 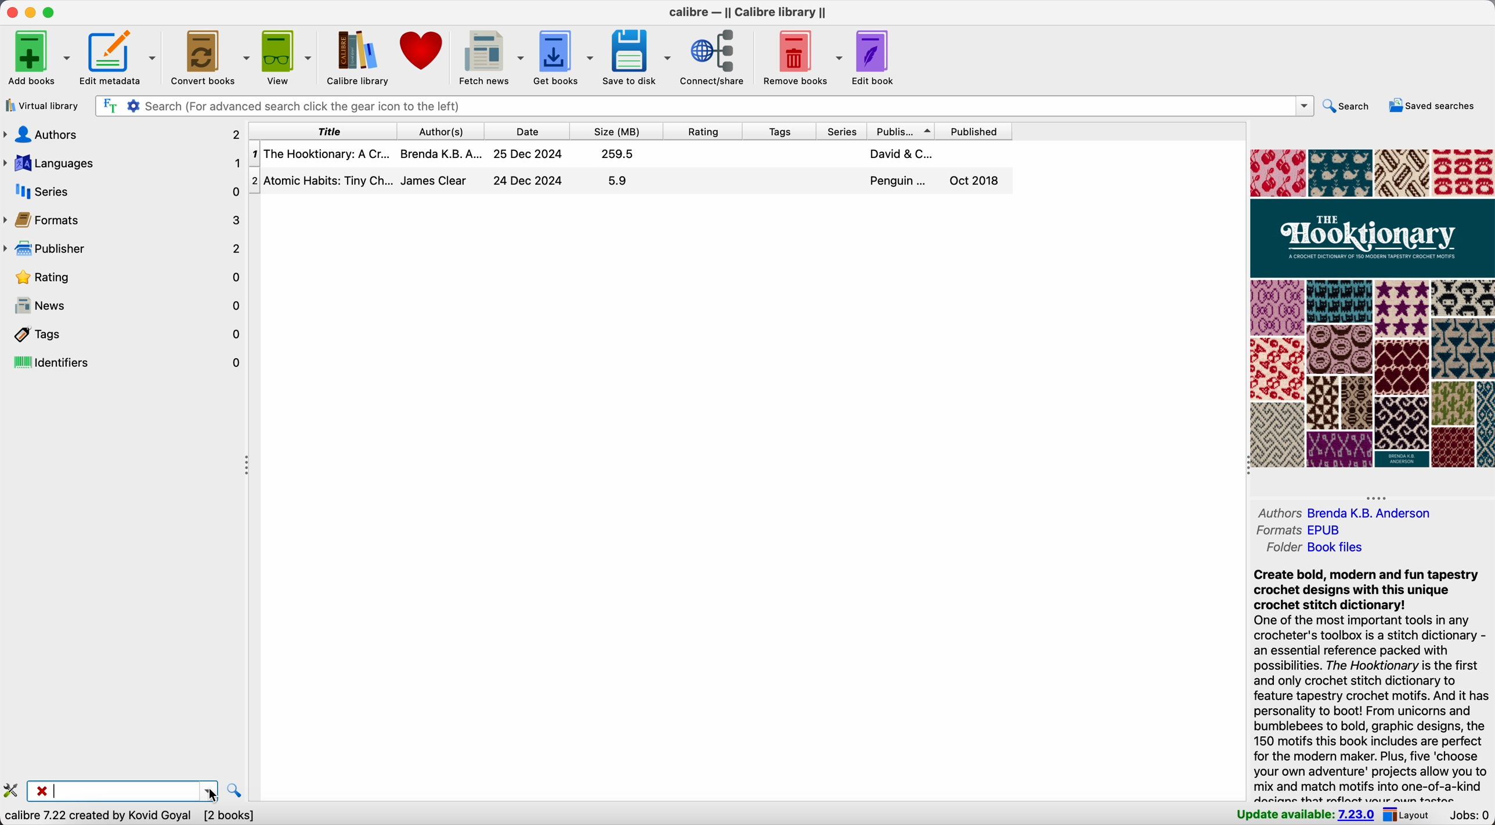 What do you see at coordinates (1303, 815) in the screenshot?
I see `update available` at bounding box center [1303, 815].